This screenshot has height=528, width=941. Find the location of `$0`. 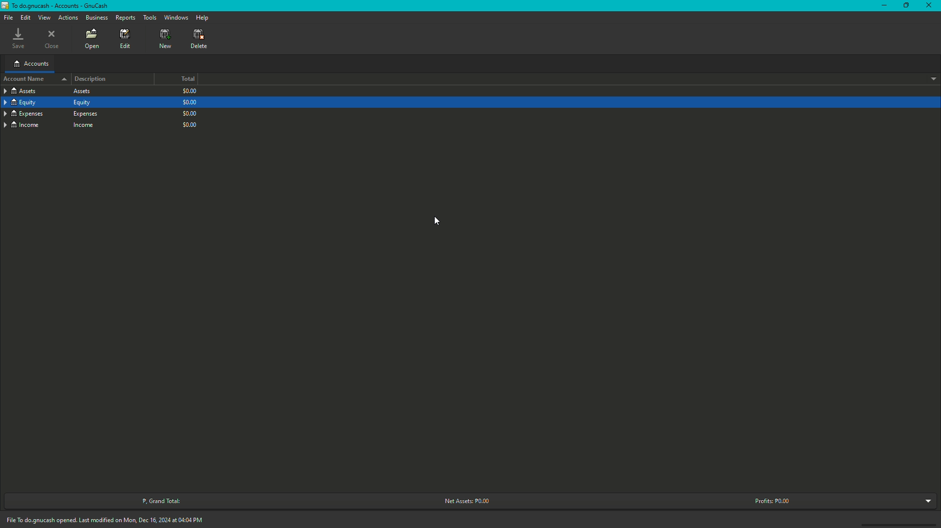

$0 is located at coordinates (190, 123).